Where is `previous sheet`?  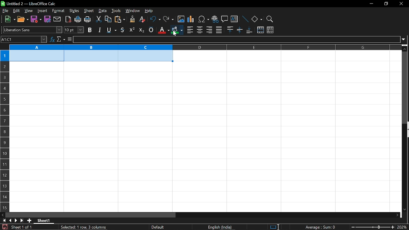 previous sheet is located at coordinates (10, 220).